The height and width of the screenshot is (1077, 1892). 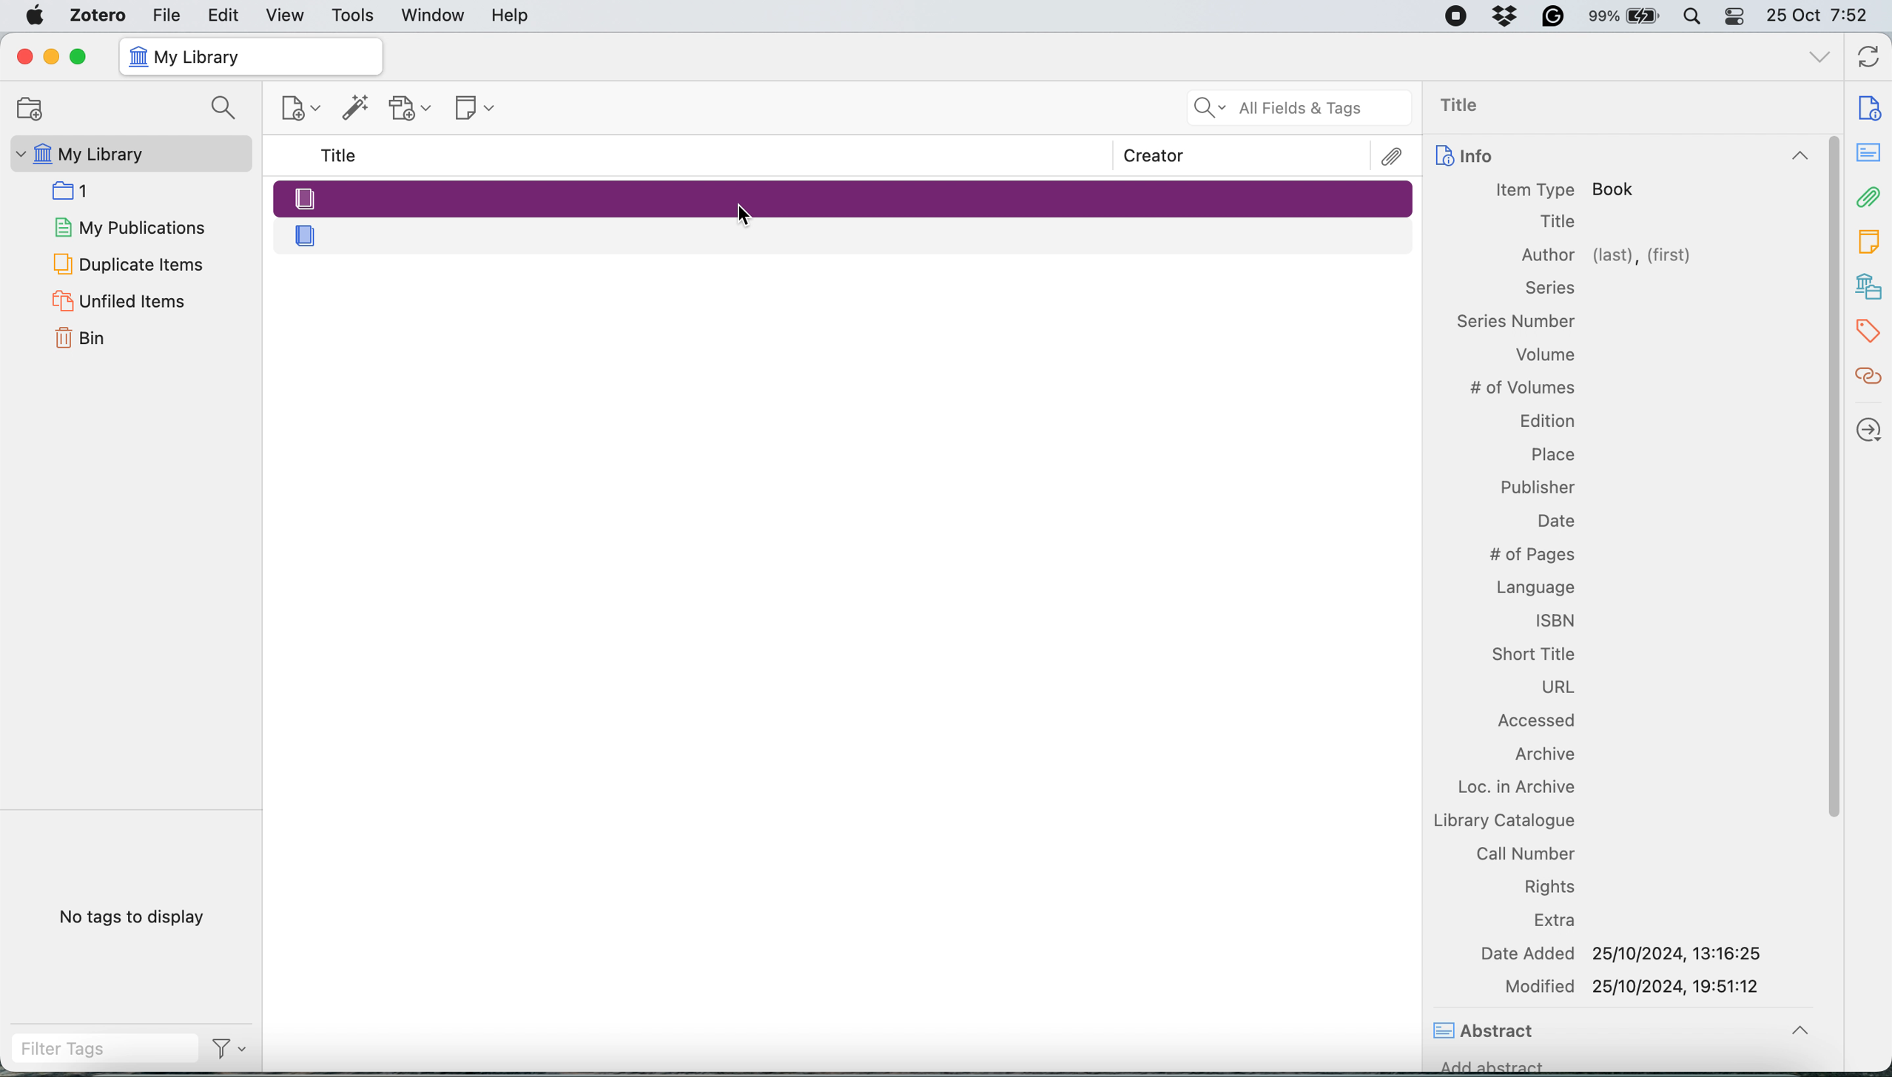 What do you see at coordinates (137, 920) in the screenshot?
I see `No tags to display` at bounding box center [137, 920].